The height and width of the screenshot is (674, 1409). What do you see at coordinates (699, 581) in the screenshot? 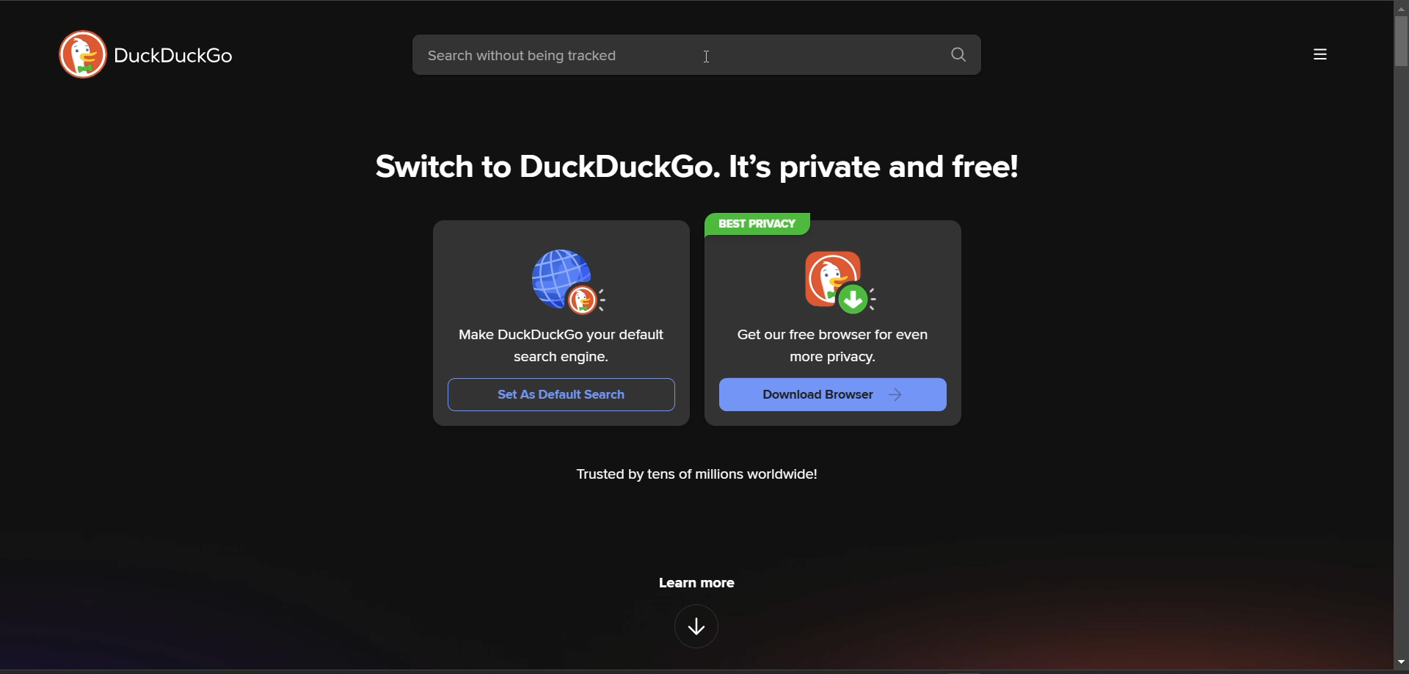
I see `learn more` at bounding box center [699, 581].